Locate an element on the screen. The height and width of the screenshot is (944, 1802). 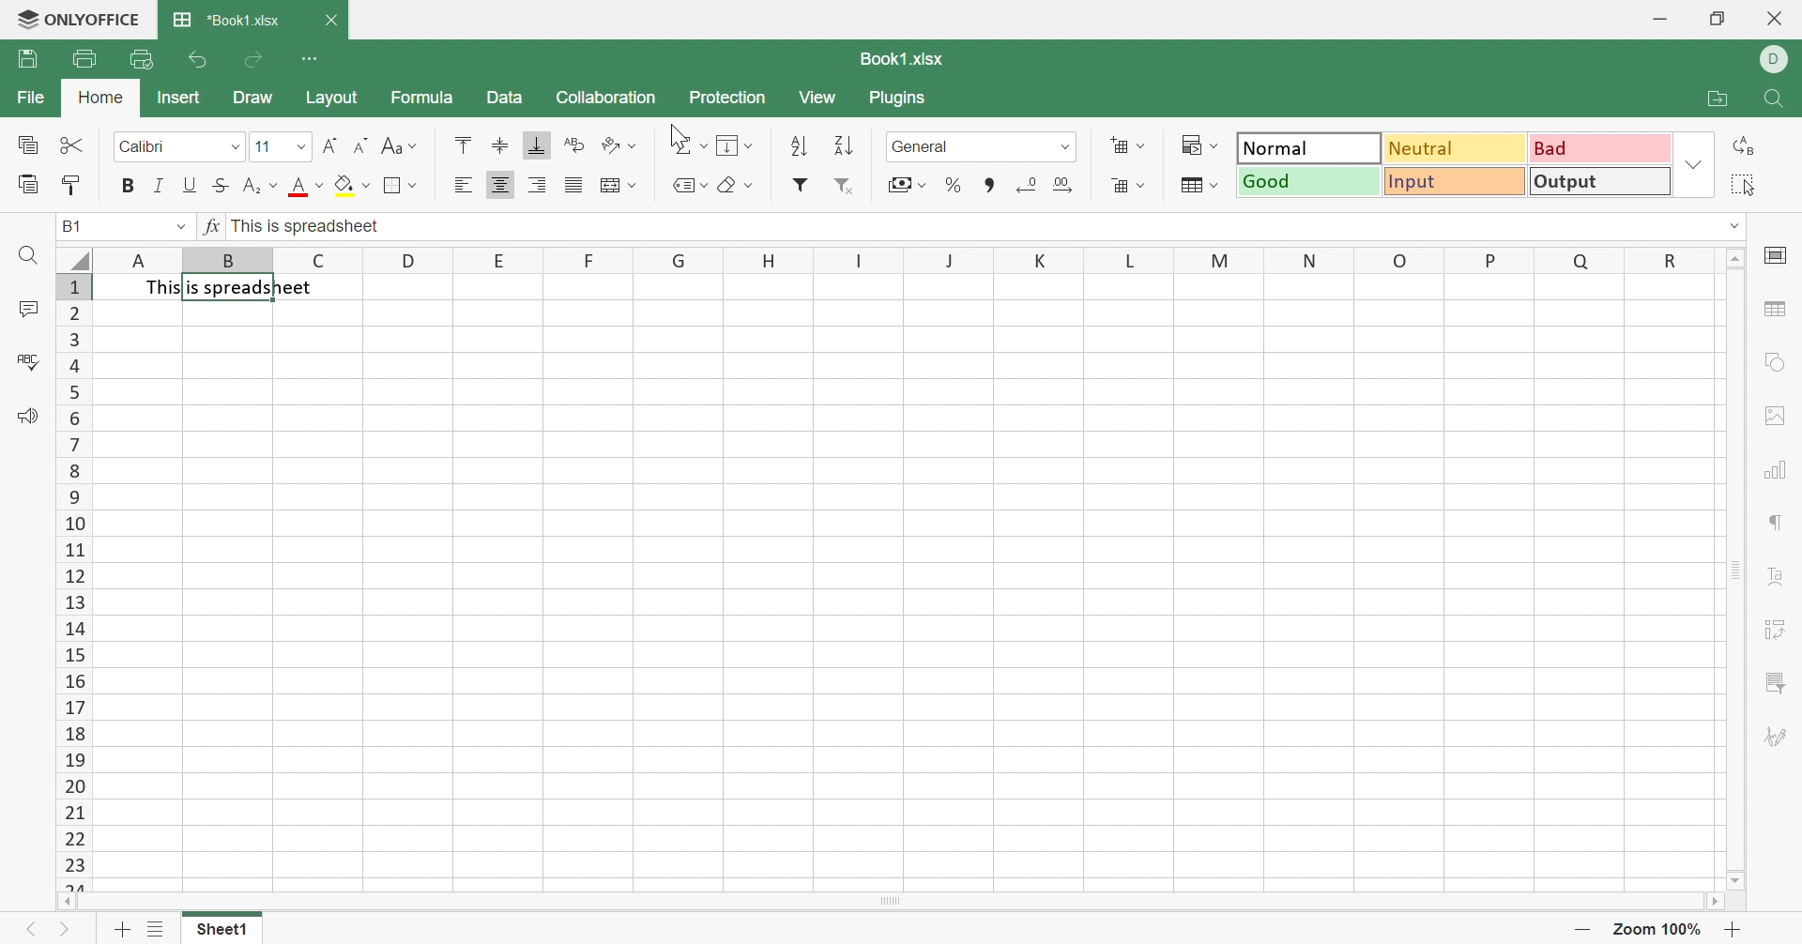
Select all is located at coordinates (1740, 187).